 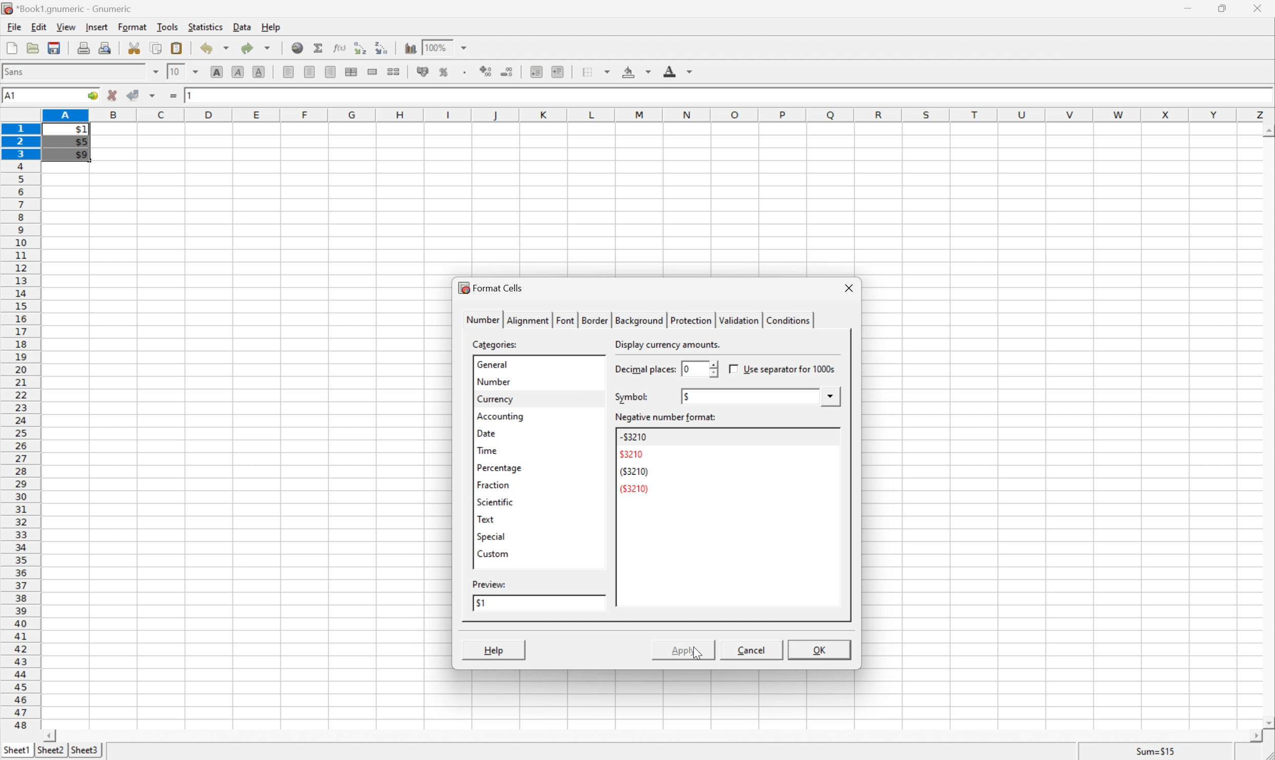 What do you see at coordinates (696, 653) in the screenshot?
I see `cursor` at bounding box center [696, 653].